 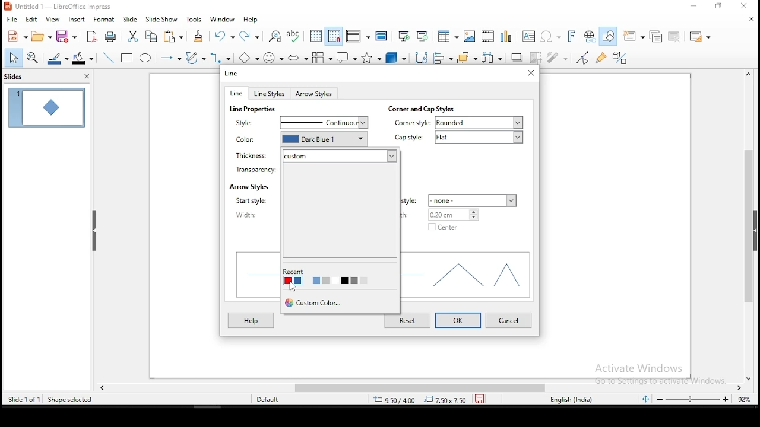 What do you see at coordinates (509, 320) in the screenshot?
I see `cancel` at bounding box center [509, 320].